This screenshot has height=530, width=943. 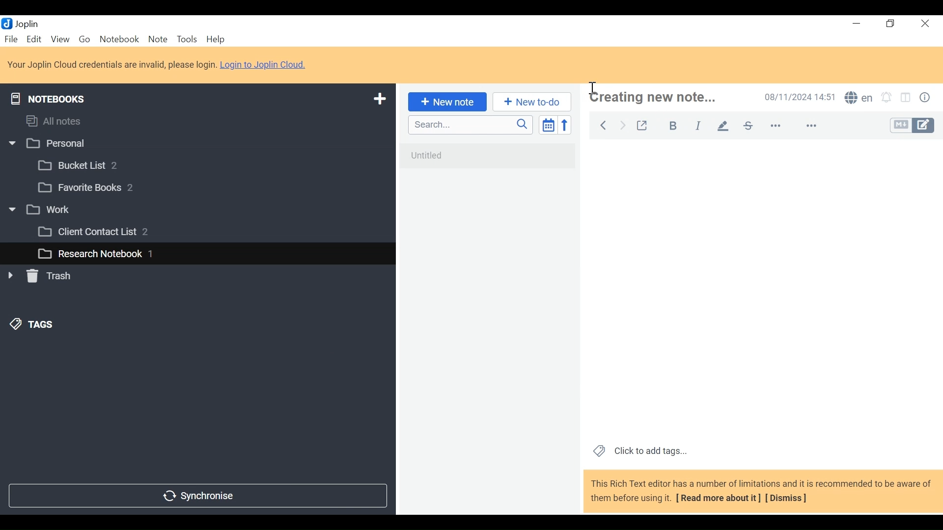 I want to click on Toggle Editor, so click(x=913, y=126).